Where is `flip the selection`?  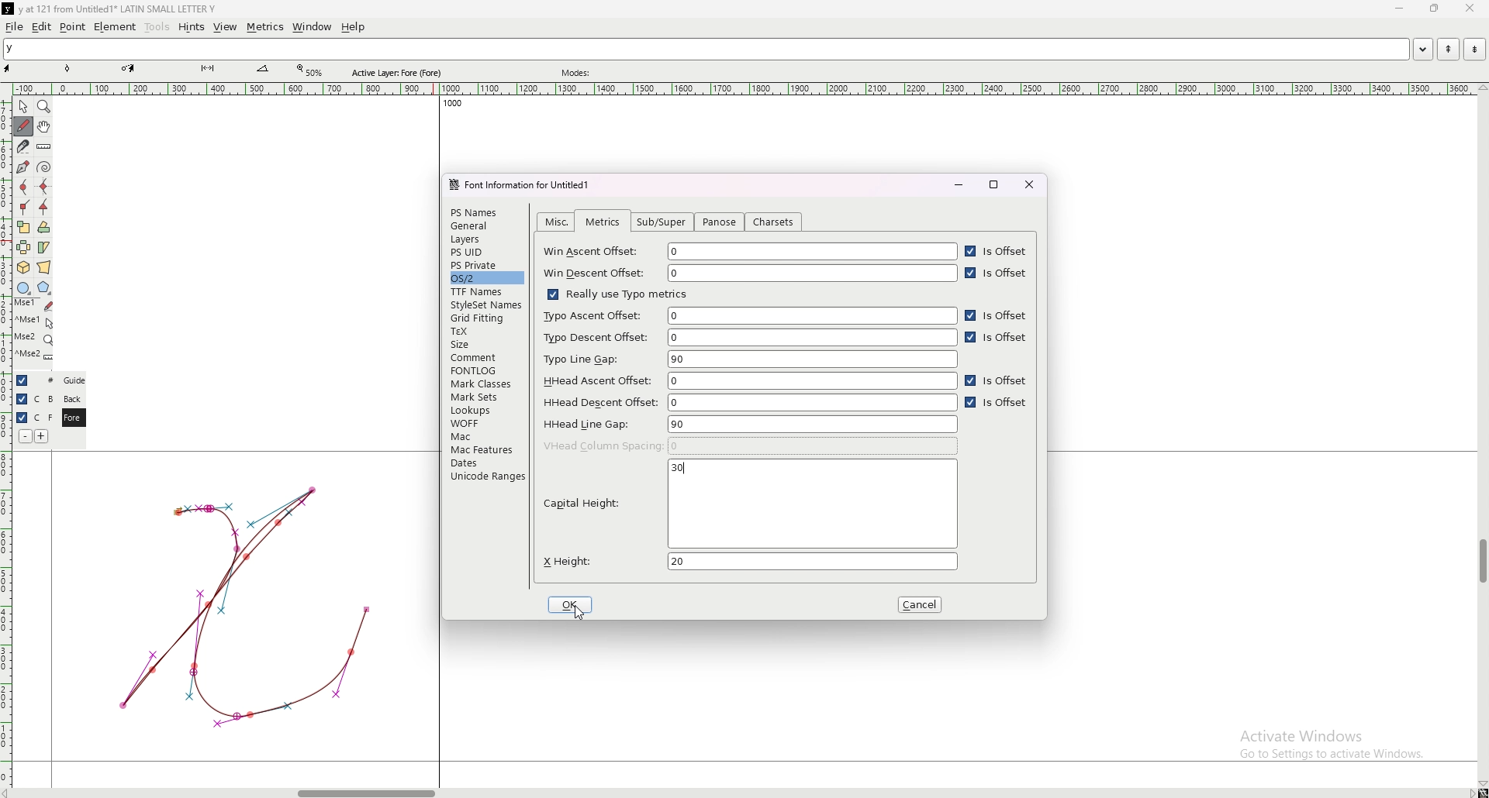 flip the selection is located at coordinates (24, 247).